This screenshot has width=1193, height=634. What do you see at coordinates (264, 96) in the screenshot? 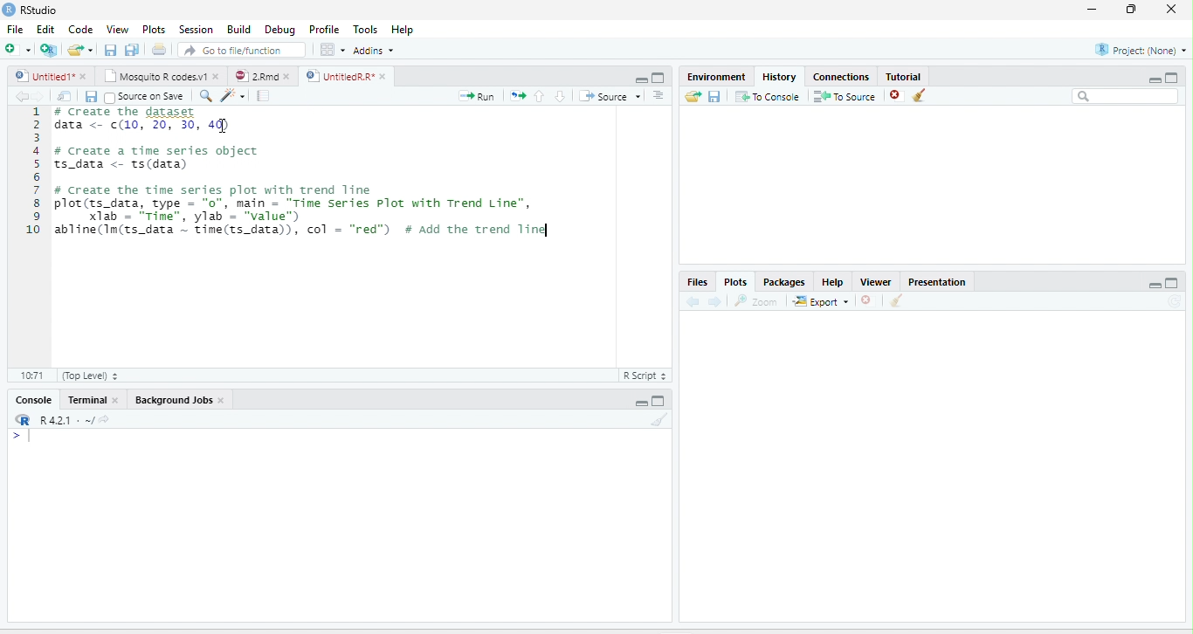
I see `Compile Report` at bounding box center [264, 96].